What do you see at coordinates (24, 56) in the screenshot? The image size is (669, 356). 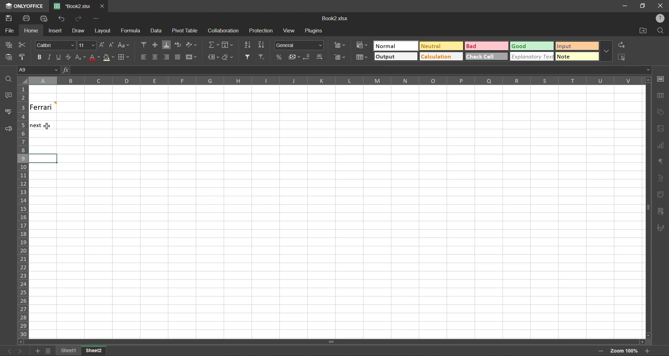 I see `copy style` at bounding box center [24, 56].